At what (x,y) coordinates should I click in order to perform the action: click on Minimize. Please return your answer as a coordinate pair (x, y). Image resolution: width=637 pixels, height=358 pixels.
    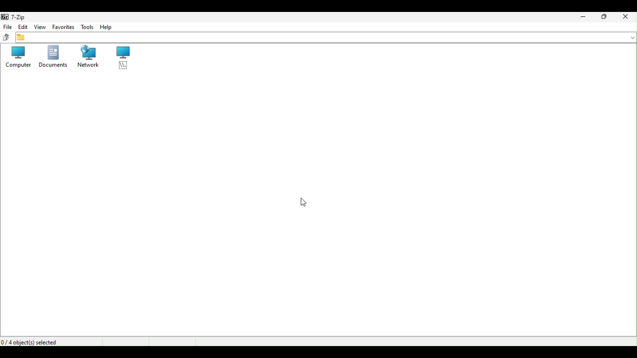
    Looking at the image, I should click on (584, 17).